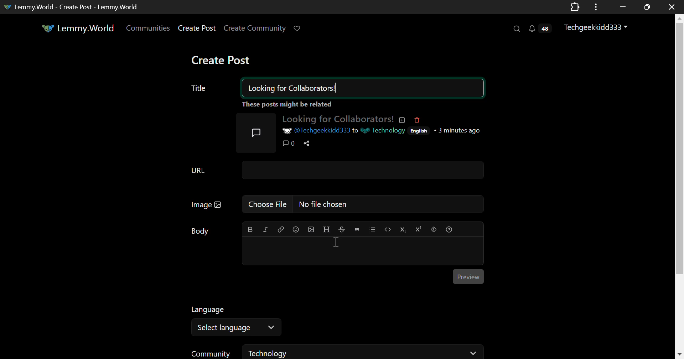  What do you see at coordinates (623, 7) in the screenshot?
I see `Restore Down` at bounding box center [623, 7].